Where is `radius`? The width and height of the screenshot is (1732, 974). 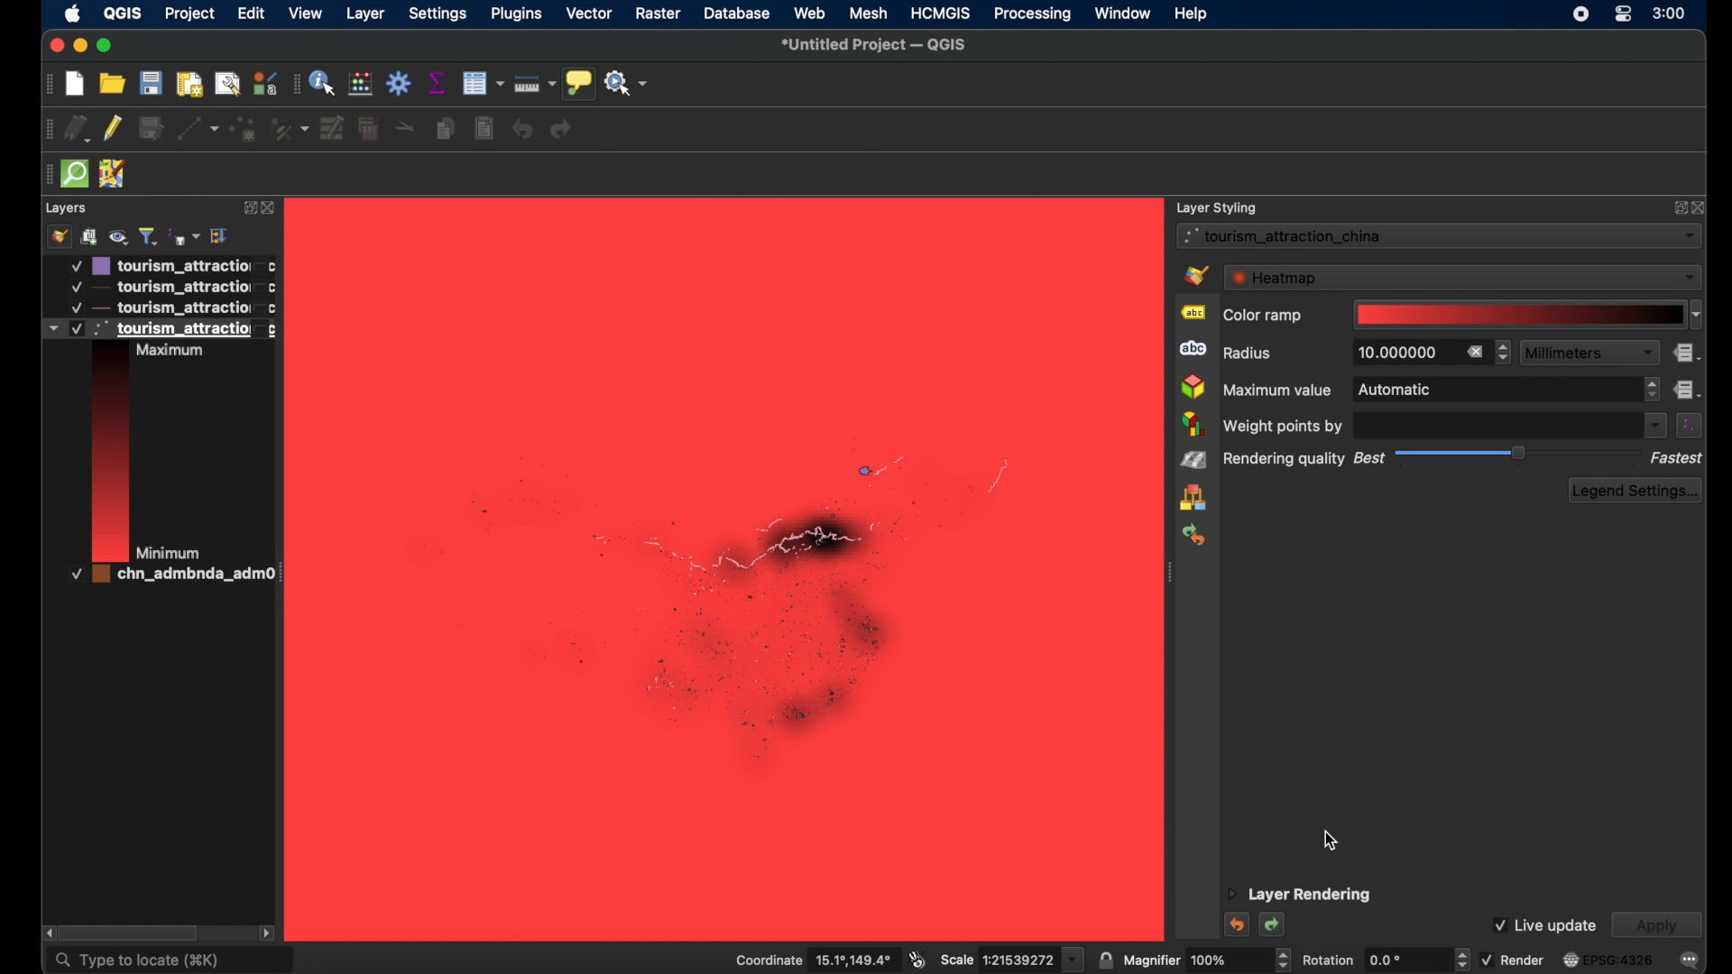
radius is located at coordinates (1250, 354).